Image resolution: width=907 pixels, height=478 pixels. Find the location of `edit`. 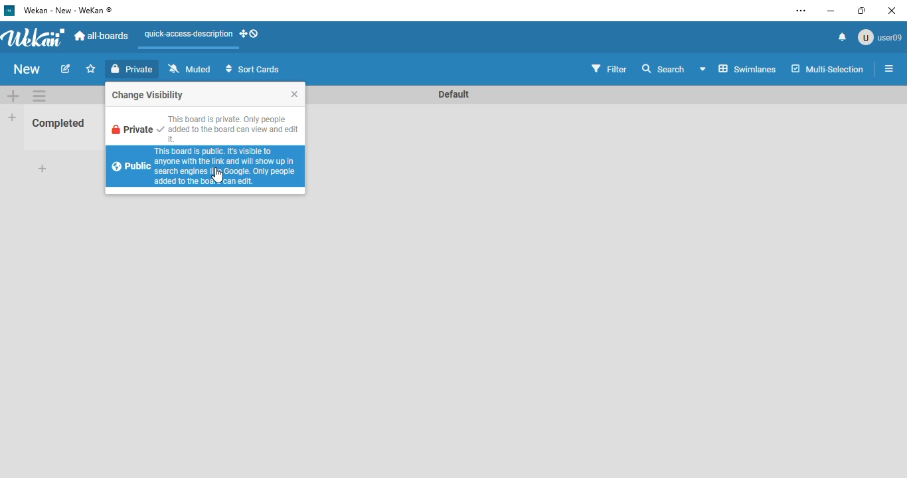

edit is located at coordinates (65, 68).